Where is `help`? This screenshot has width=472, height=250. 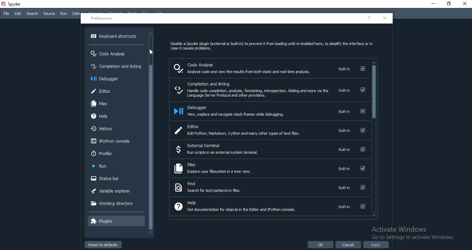 help is located at coordinates (116, 117).